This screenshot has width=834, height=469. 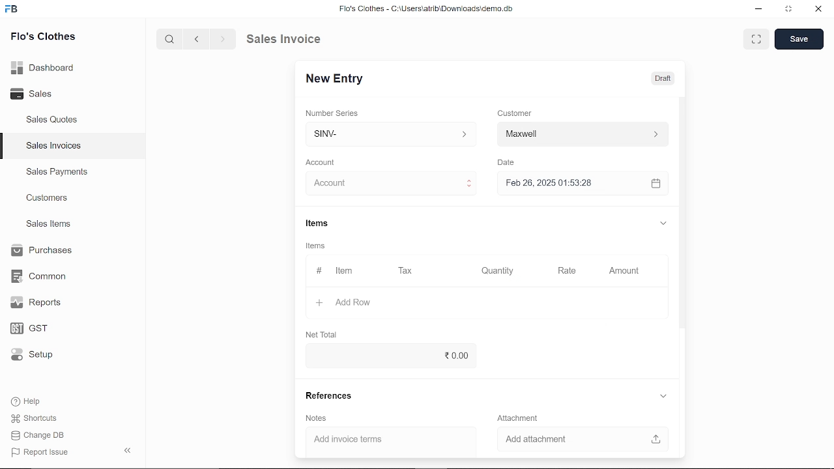 I want to click on , so click(x=317, y=247).